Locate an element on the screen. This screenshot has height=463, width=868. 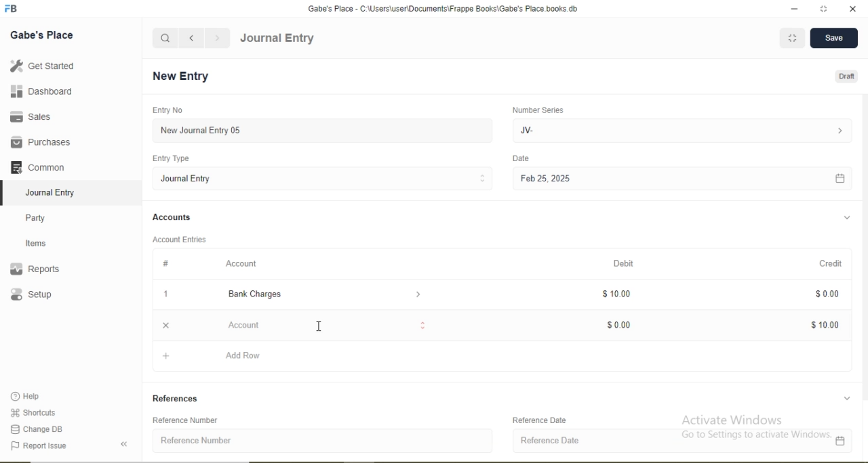
logo is located at coordinates (12, 9).